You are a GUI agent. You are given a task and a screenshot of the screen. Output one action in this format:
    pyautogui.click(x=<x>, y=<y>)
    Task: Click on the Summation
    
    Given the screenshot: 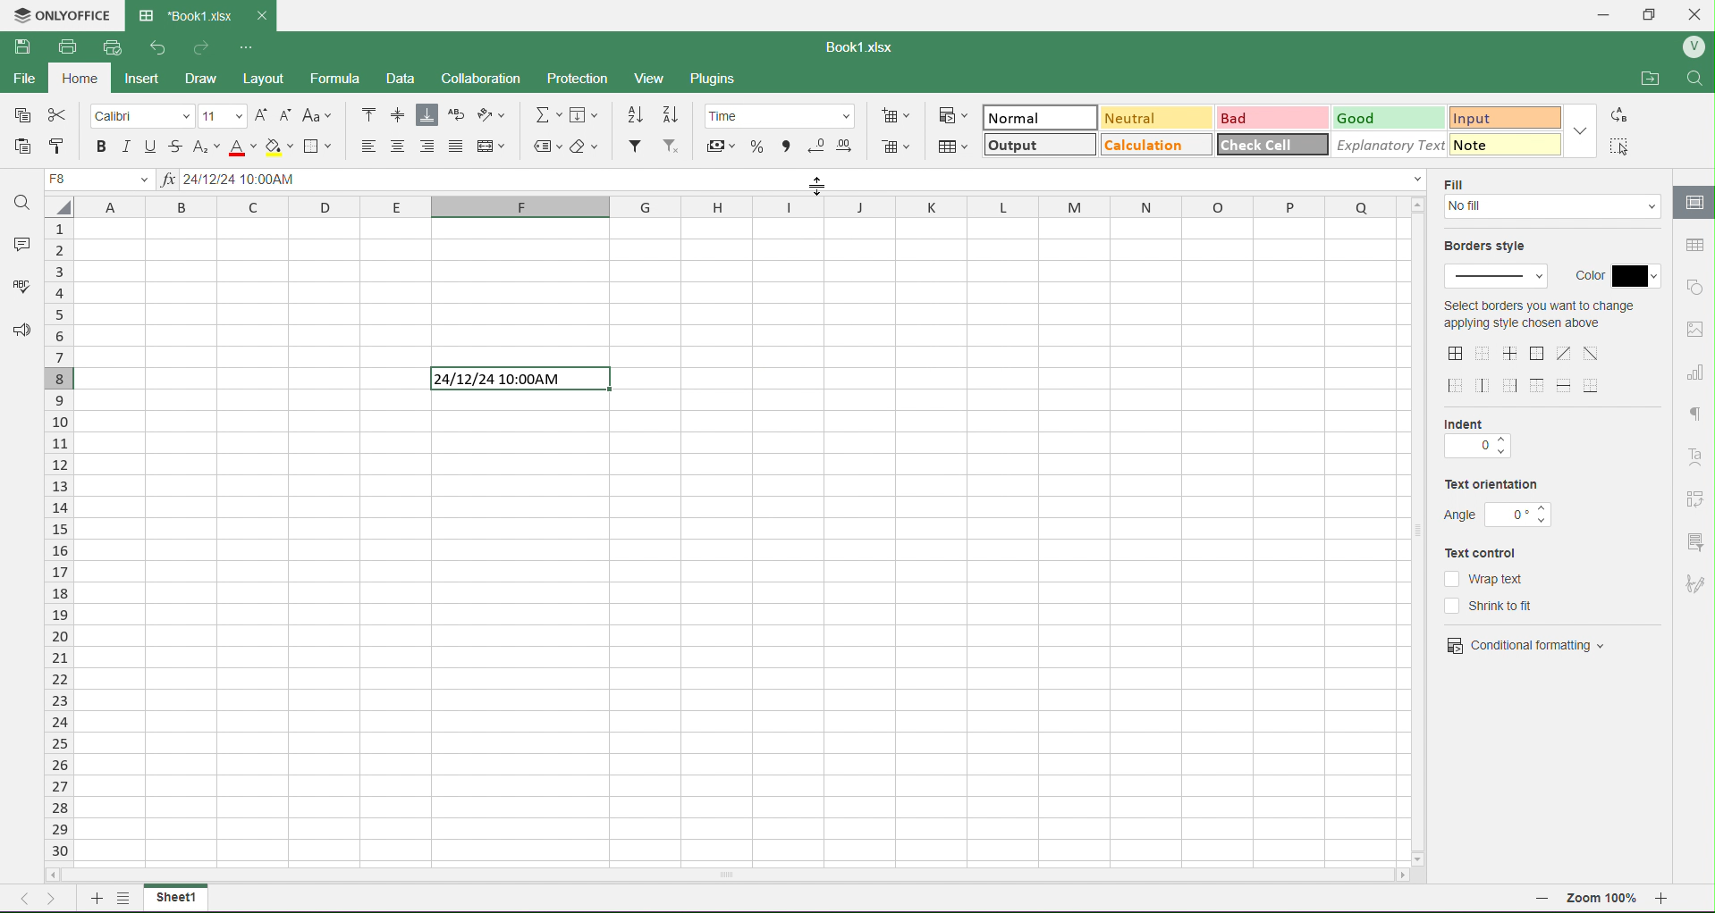 What is the action you would take?
    pyautogui.click(x=549, y=114)
    